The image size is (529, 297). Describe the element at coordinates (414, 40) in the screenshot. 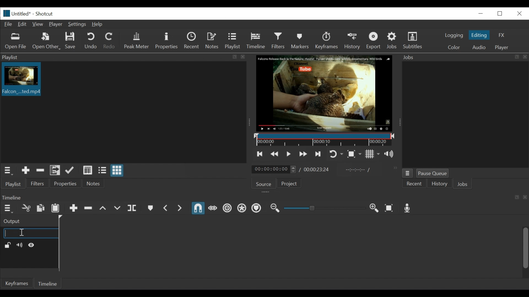

I see `Subtitles` at that location.